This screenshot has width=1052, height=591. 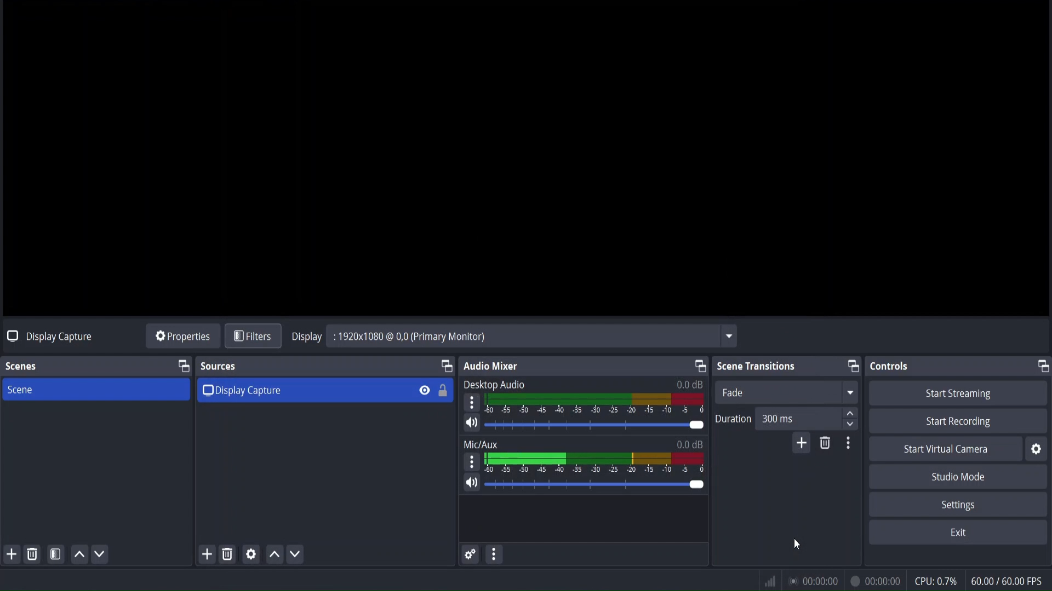 I want to click on Mix/Aux, so click(x=479, y=444).